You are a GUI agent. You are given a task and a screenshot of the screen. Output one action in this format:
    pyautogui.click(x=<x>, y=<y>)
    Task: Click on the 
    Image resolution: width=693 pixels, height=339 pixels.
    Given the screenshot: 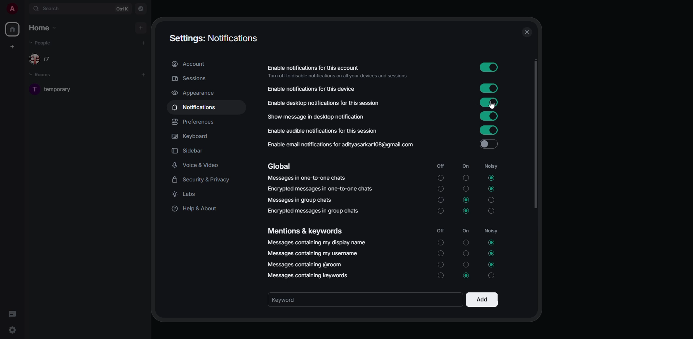 What is the action you would take?
    pyautogui.click(x=440, y=177)
    